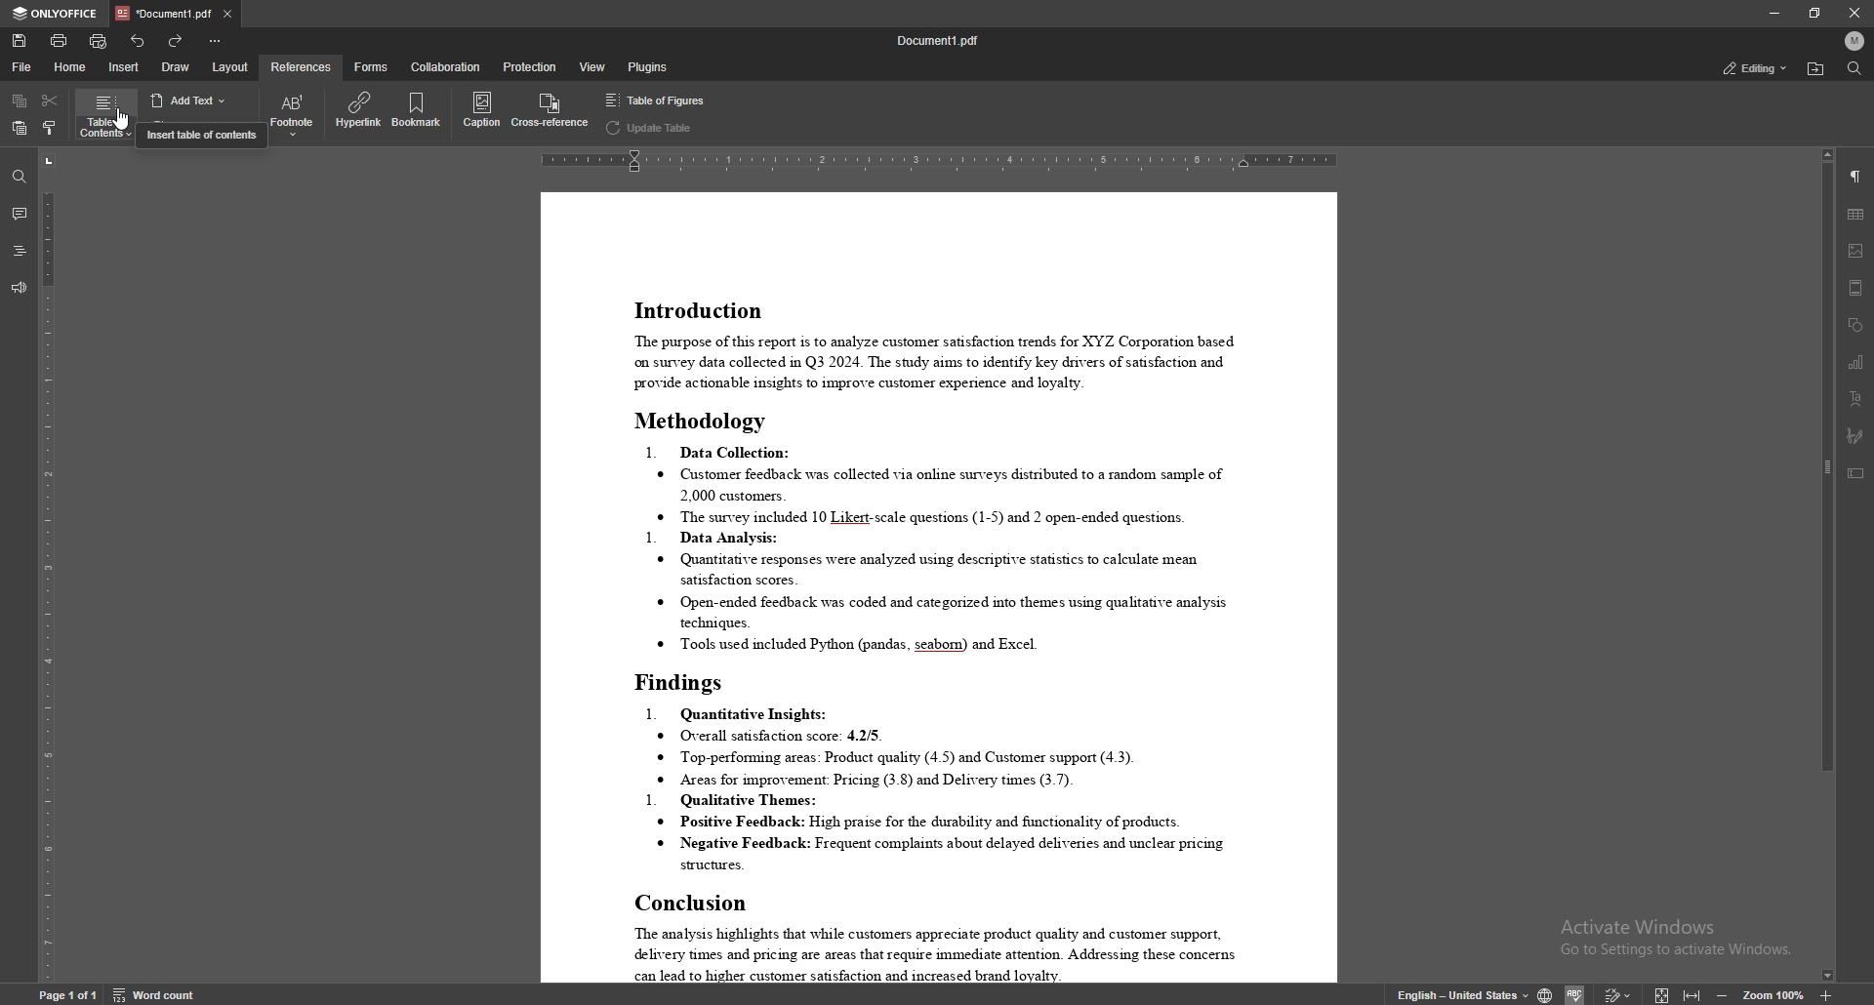 This screenshot has width=1874, height=1005. I want to click on file name, so click(940, 40).